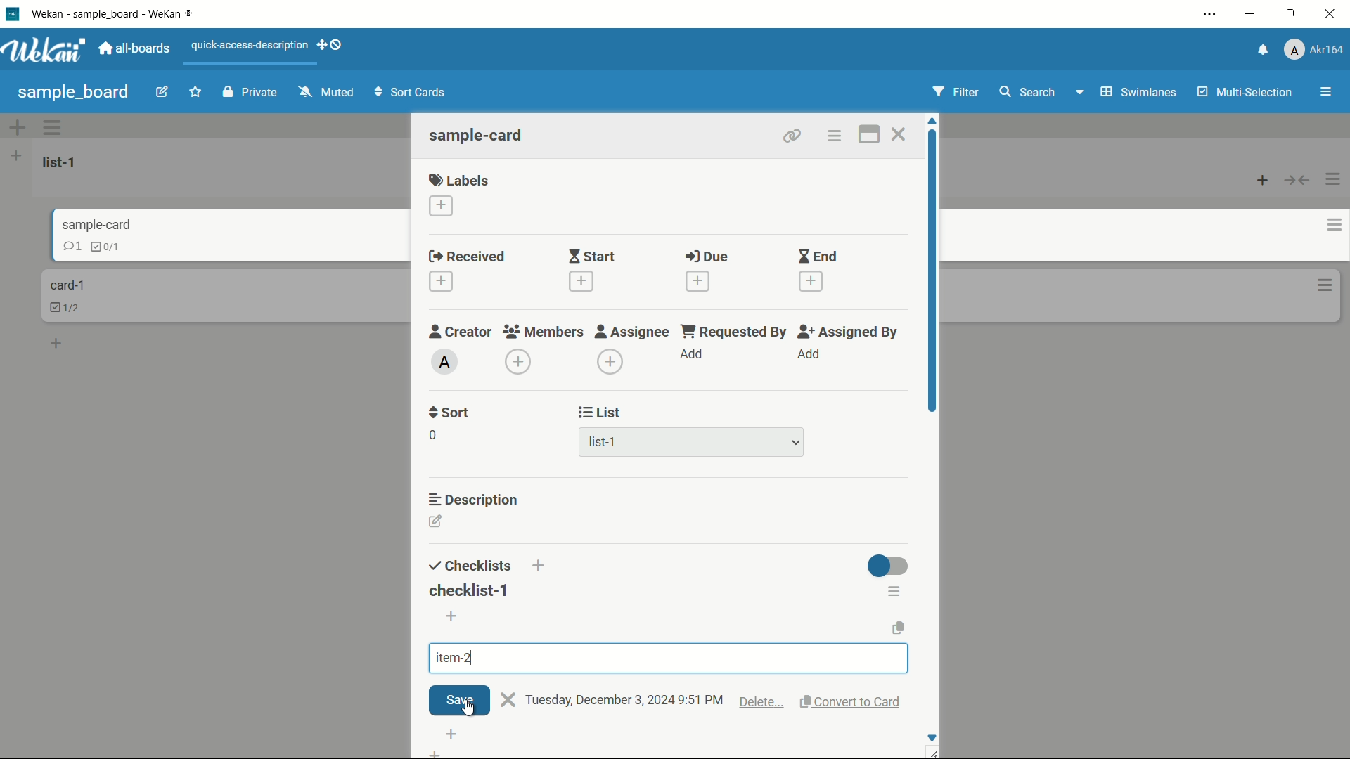 Image resolution: width=1350 pixels, height=759 pixels. I want to click on convert to card, so click(854, 702).